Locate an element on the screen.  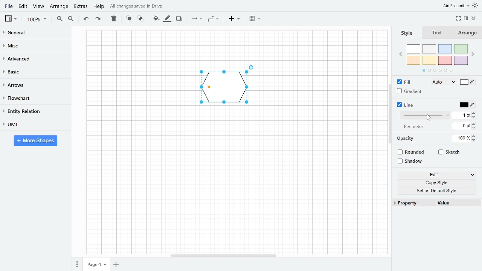
Indicates light theme is located at coordinates (476, 6).